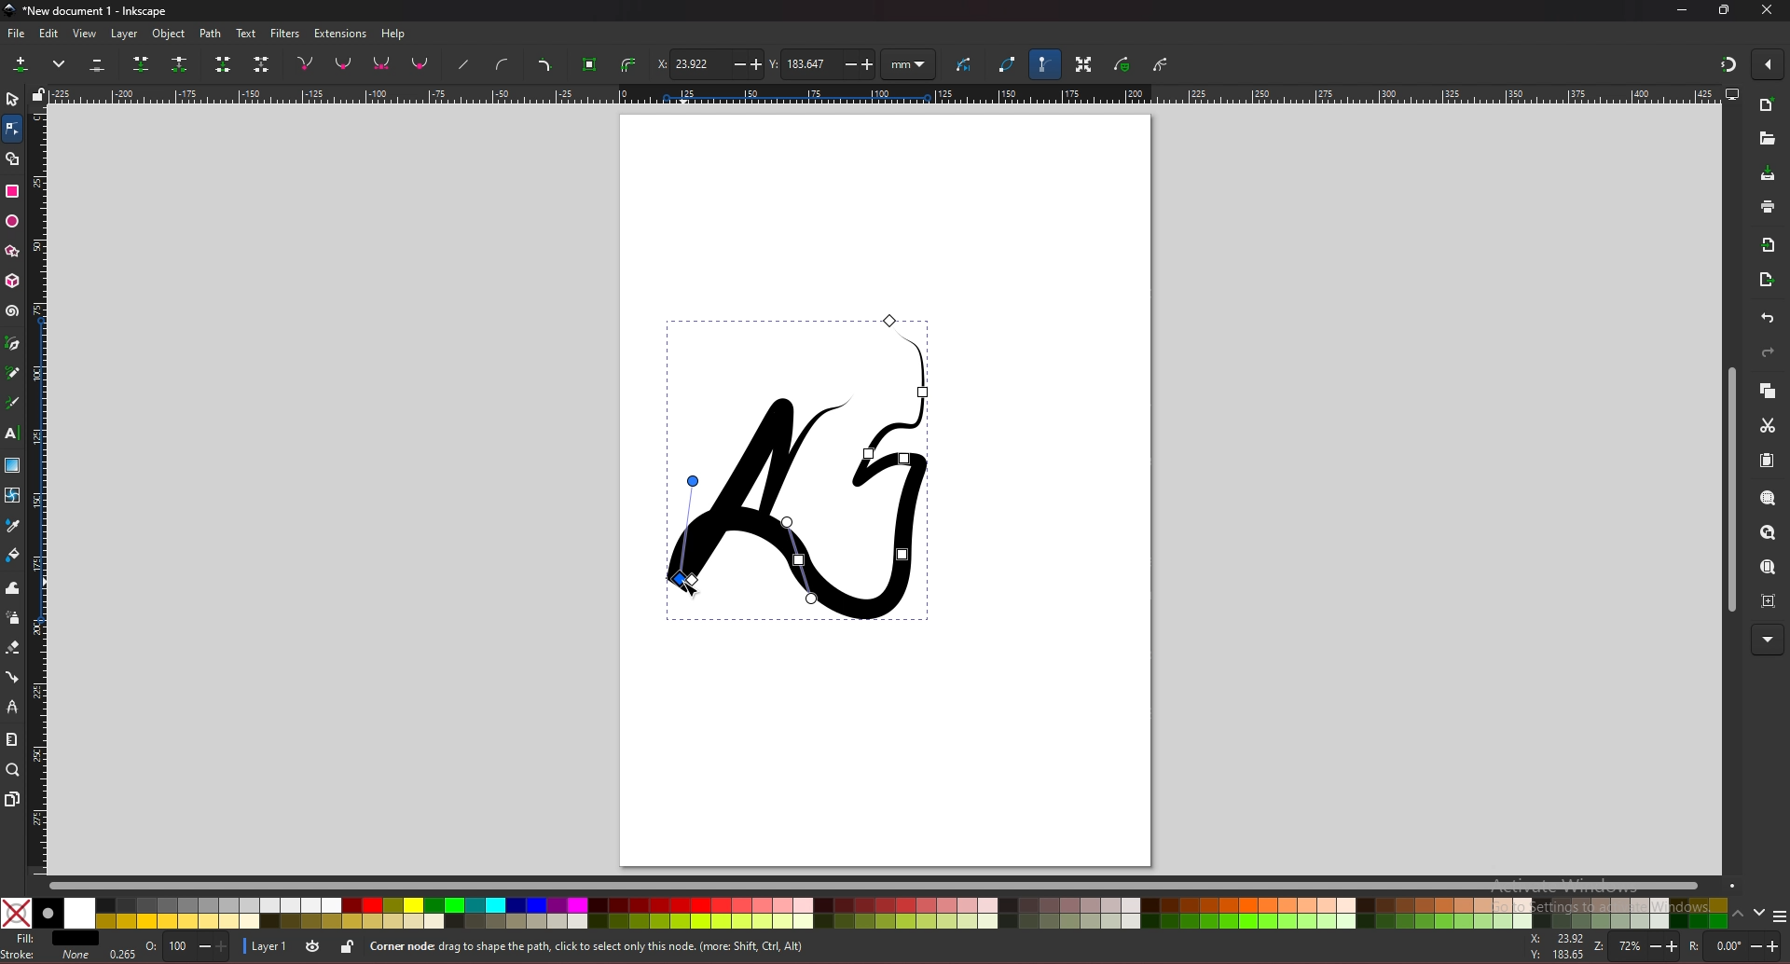 The image size is (1790, 964). What do you see at coordinates (967, 62) in the screenshot?
I see `curve` at bounding box center [967, 62].